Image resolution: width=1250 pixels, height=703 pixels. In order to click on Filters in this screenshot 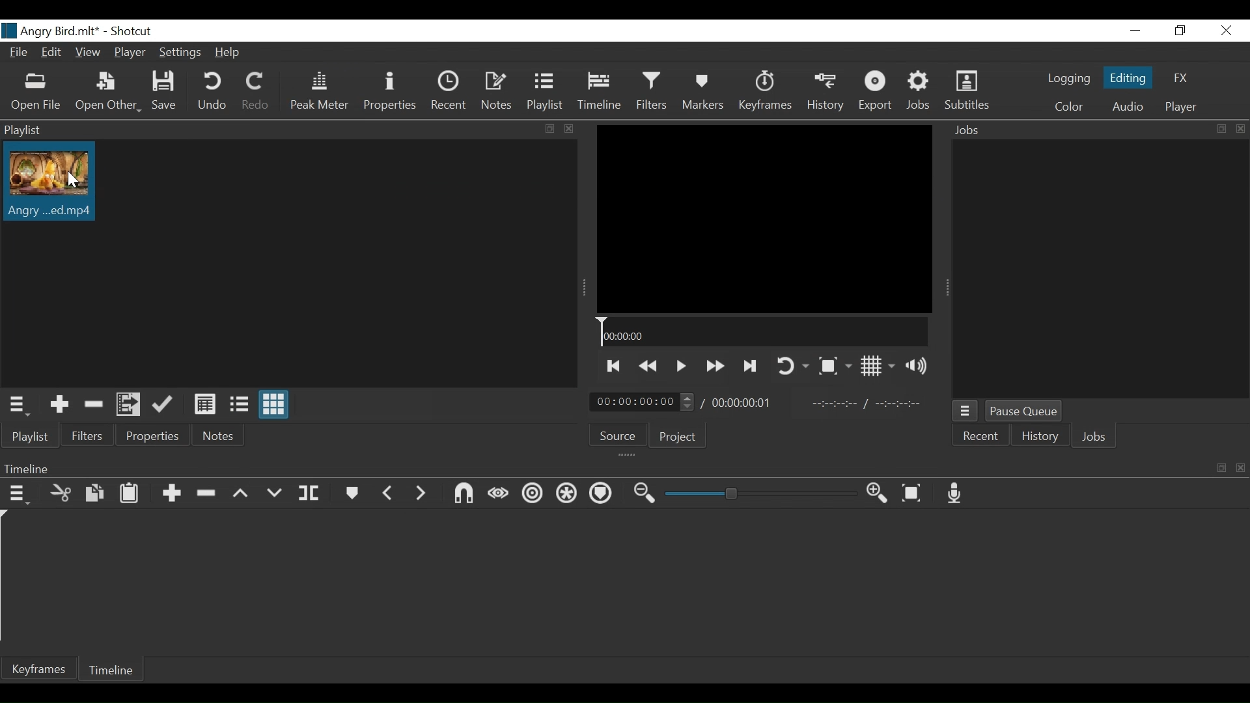, I will do `click(652, 91)`.